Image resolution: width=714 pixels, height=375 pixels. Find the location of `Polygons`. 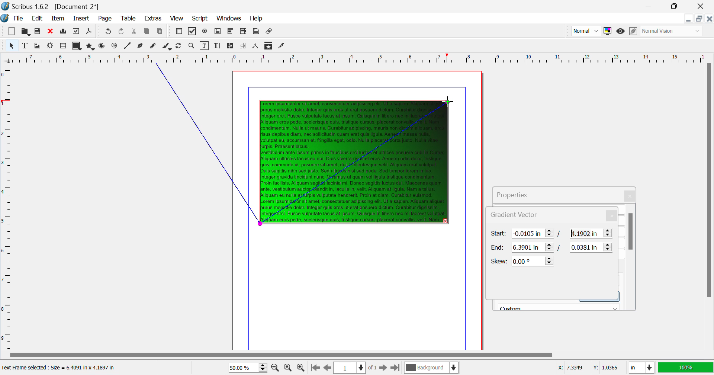

Polygons is located at coordinates (90, 46).